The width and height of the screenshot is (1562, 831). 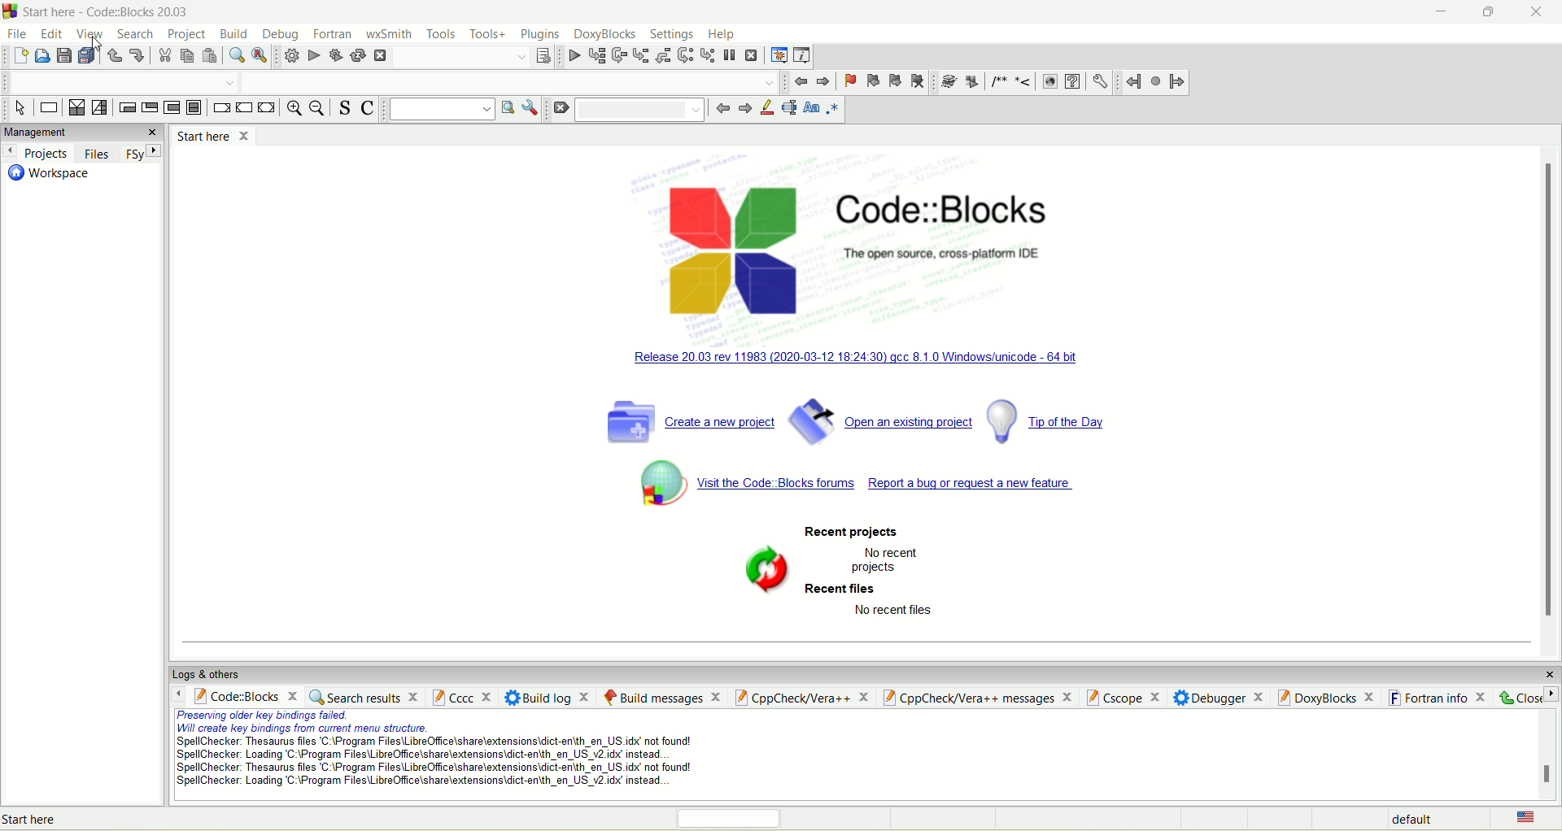 What do you see at coordinates (42, 818) in the screenshot?
I see `Start here` at bounding box center [42, 818].